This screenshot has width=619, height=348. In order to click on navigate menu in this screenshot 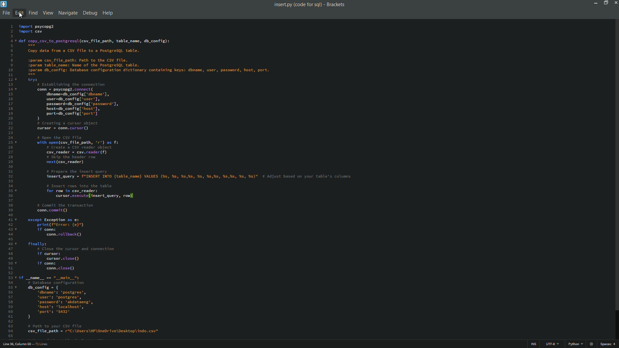, I will do `click(67, 13)`.